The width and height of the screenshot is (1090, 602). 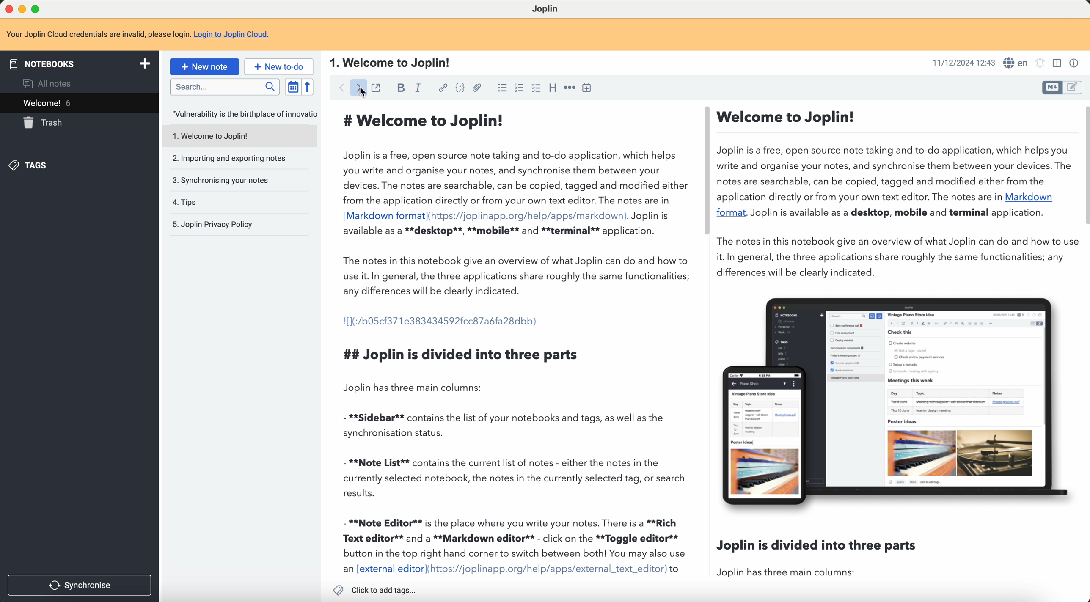 What do you see at coordinates (204, 67) in the screenshot?
I see `new note` at bounding box center [204, 67].